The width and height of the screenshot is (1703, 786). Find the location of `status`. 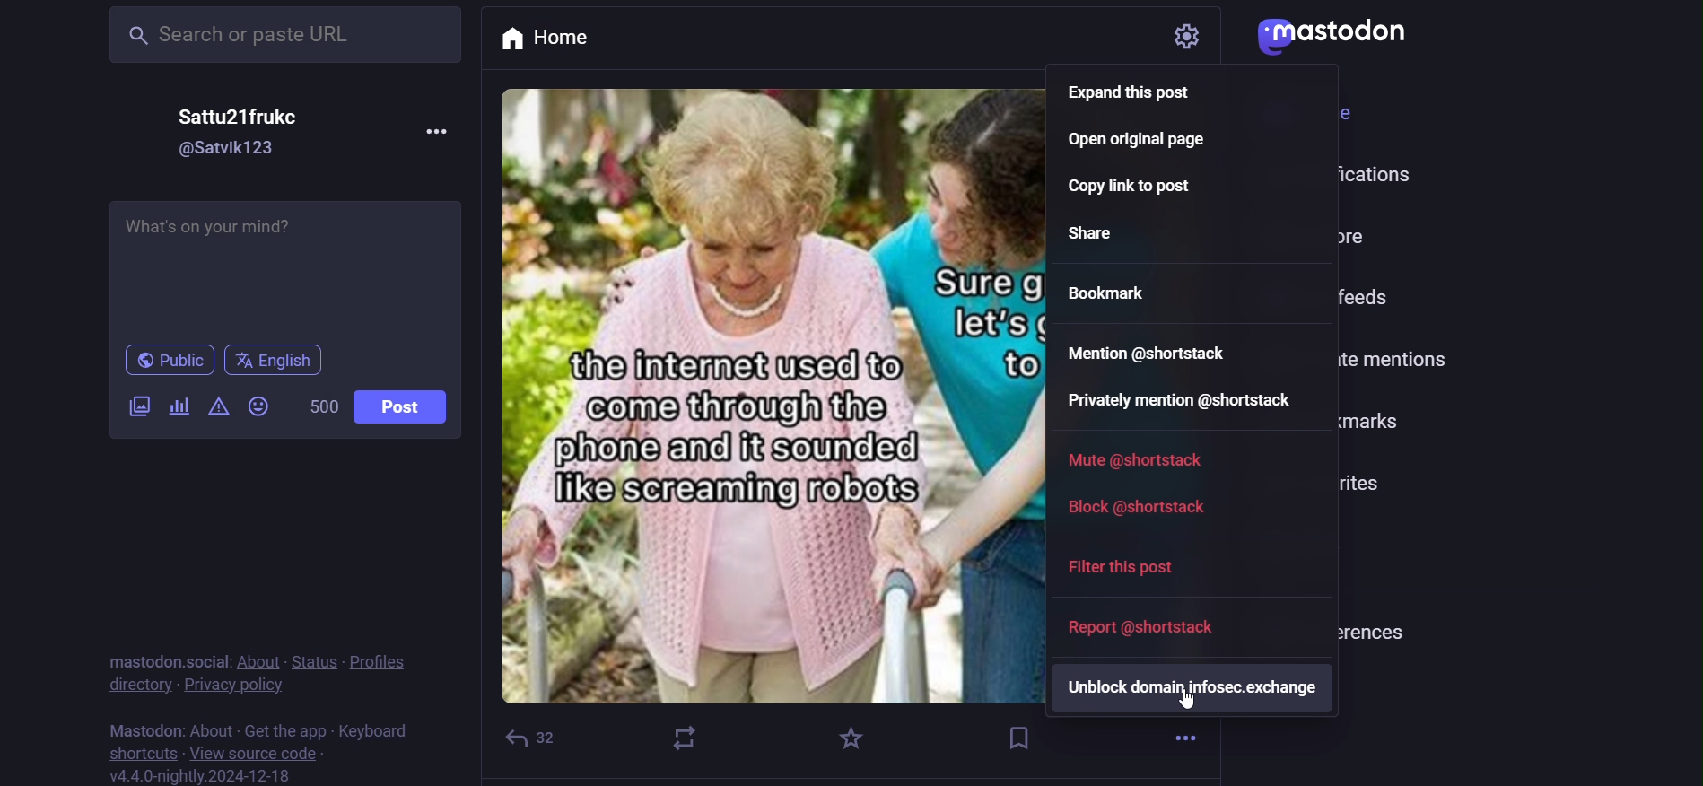

status is located at coordinates (316, 658).